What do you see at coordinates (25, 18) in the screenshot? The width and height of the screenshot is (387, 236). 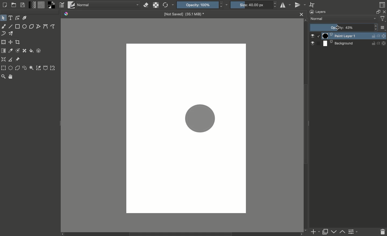 I see `Calligraphy` at bounding box center [25, 18].